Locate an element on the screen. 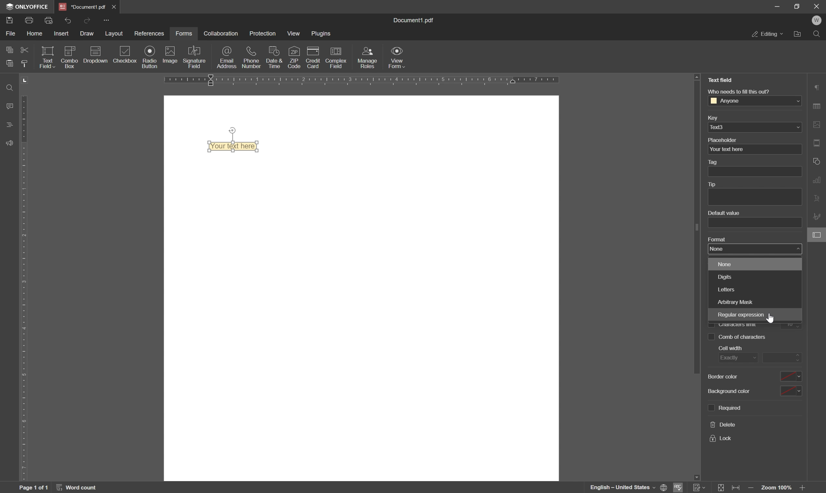 The image size is (826, 493). zoom 100% is located at coordinates (777, 488).